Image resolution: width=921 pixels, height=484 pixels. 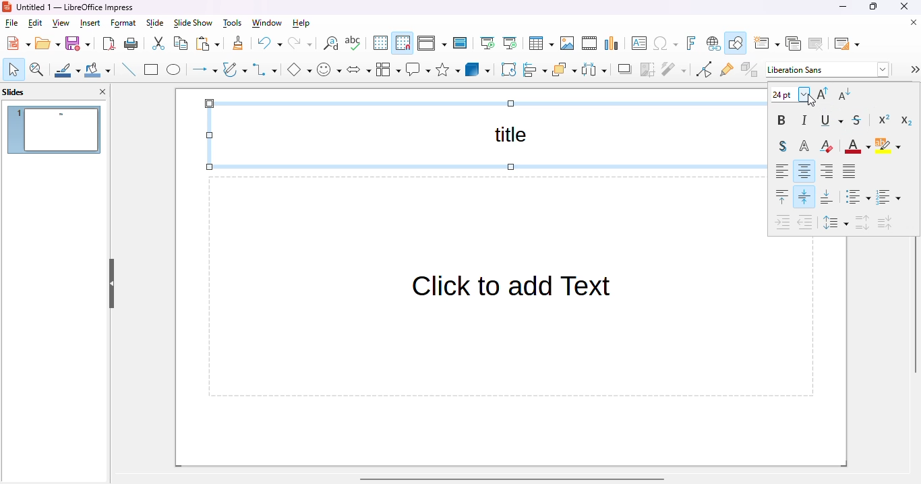 What do you see at coordinates (159, 43) in the screenshot?
I see `cut` at bounding box center [159, 43].